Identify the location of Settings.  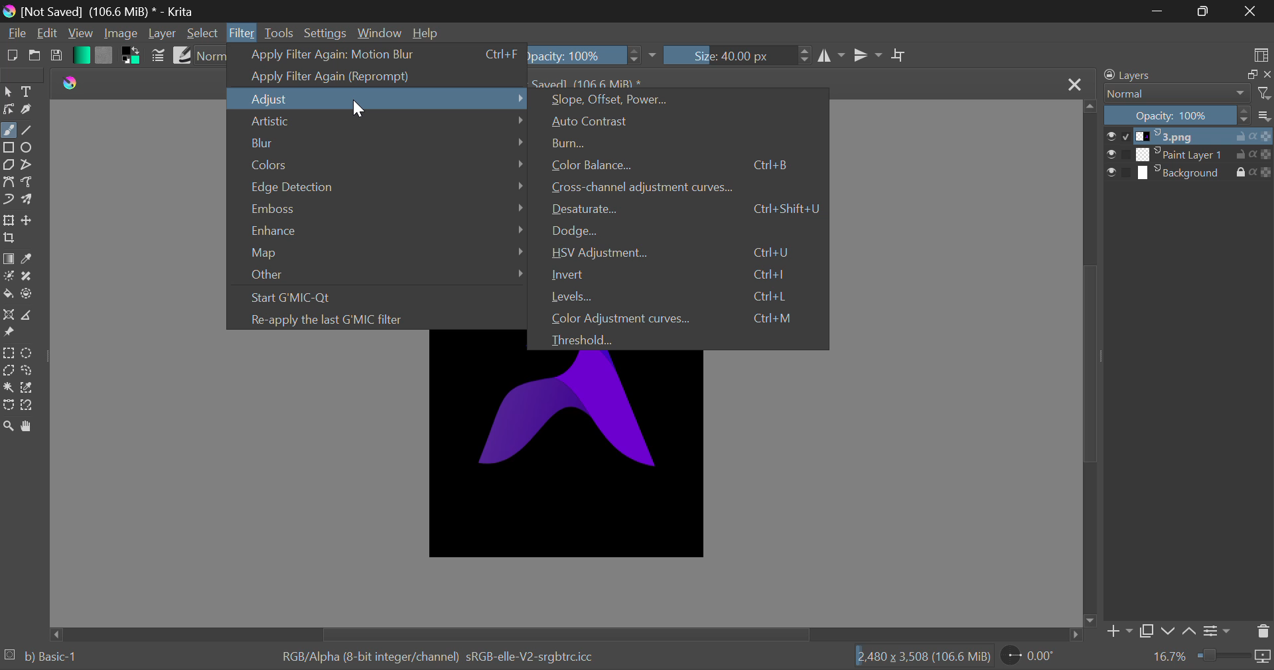
(1220, 630).